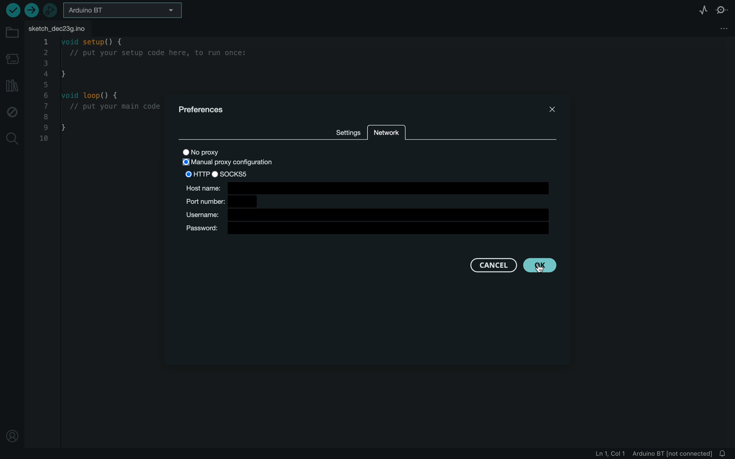 This screenshot has height=459, width=735. I want to click on password, so click(366, 229).